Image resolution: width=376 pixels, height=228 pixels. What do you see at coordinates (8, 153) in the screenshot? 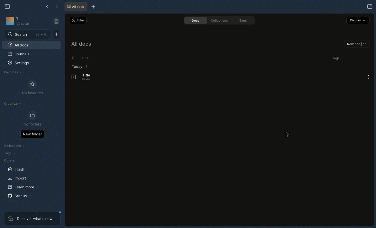
I see `Tags` at bounding box center [8, 153].